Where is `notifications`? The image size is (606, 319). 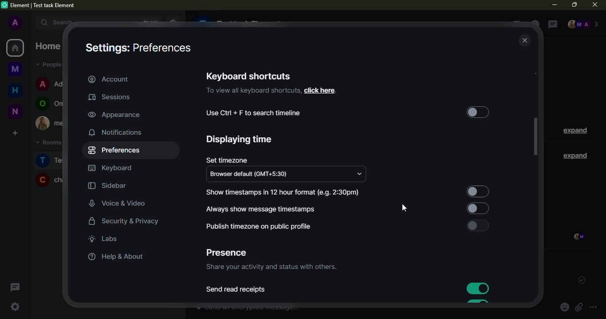 notifications is located at coordinates (116, 132).